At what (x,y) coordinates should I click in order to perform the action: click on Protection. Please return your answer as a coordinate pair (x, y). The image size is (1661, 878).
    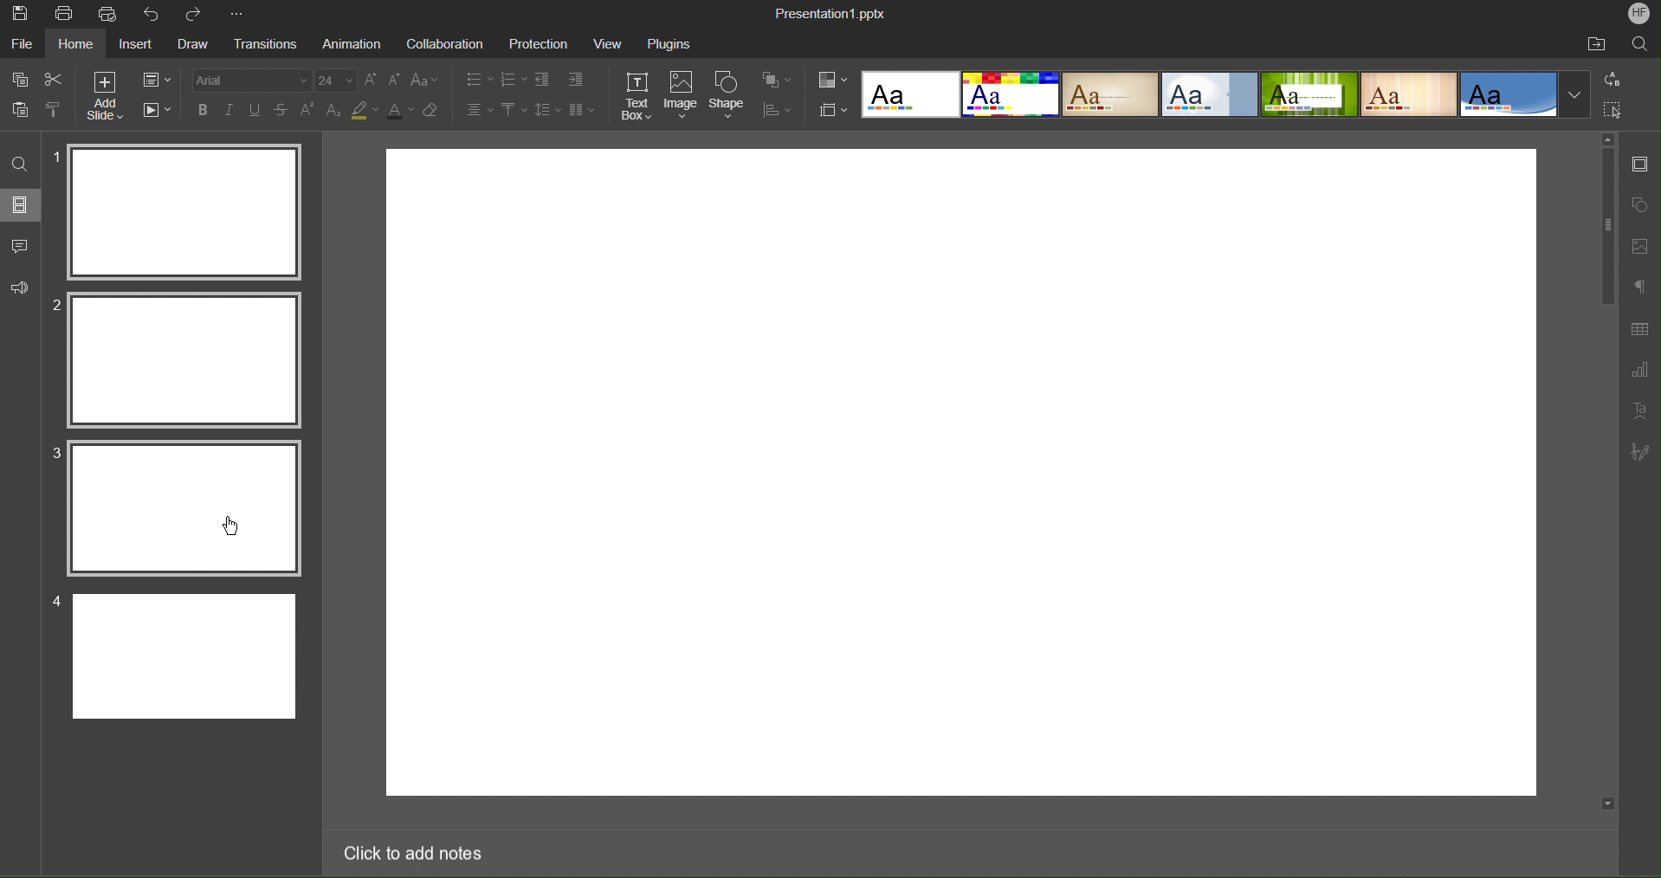
    Looking at the image, I should click on (539, 43).